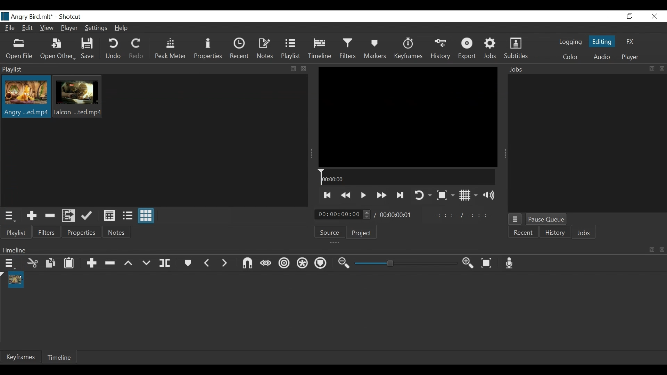 This screenshot has height=375, width=667. Describe the element at coordinates (89, 49) in the screenshot. I see `Save` at that location.